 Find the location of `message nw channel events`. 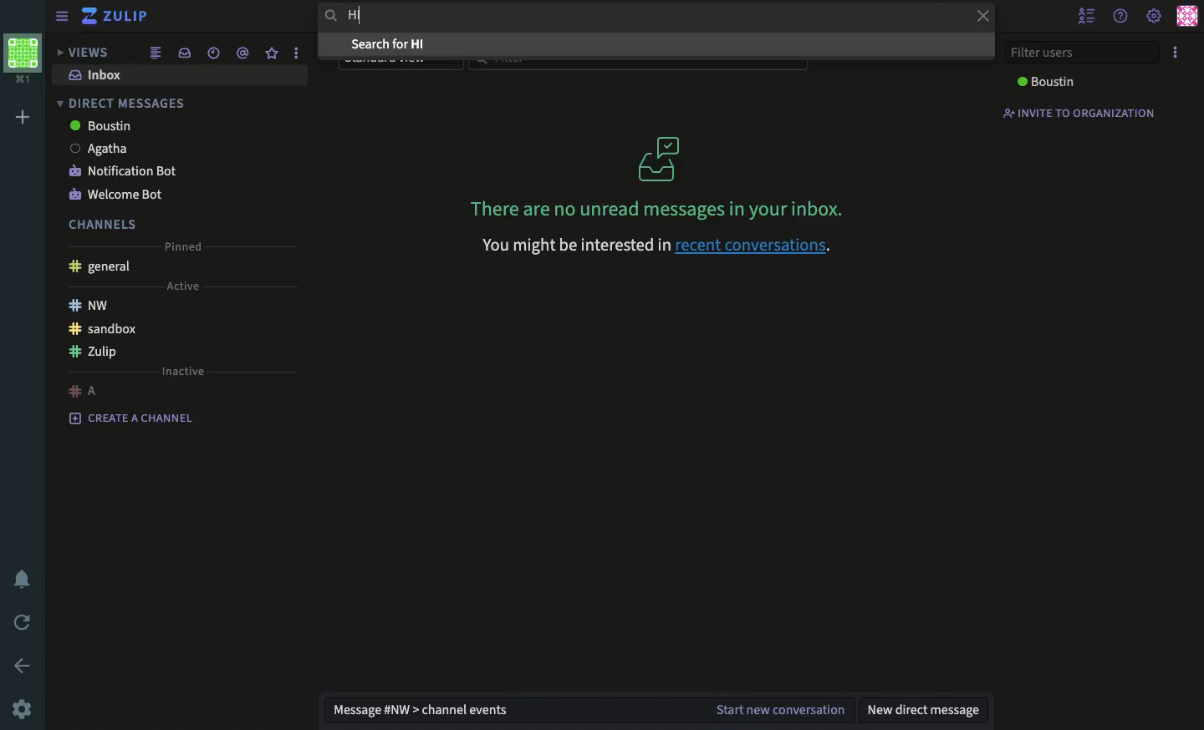

message nw channel events is located at coordinates (427, 710).